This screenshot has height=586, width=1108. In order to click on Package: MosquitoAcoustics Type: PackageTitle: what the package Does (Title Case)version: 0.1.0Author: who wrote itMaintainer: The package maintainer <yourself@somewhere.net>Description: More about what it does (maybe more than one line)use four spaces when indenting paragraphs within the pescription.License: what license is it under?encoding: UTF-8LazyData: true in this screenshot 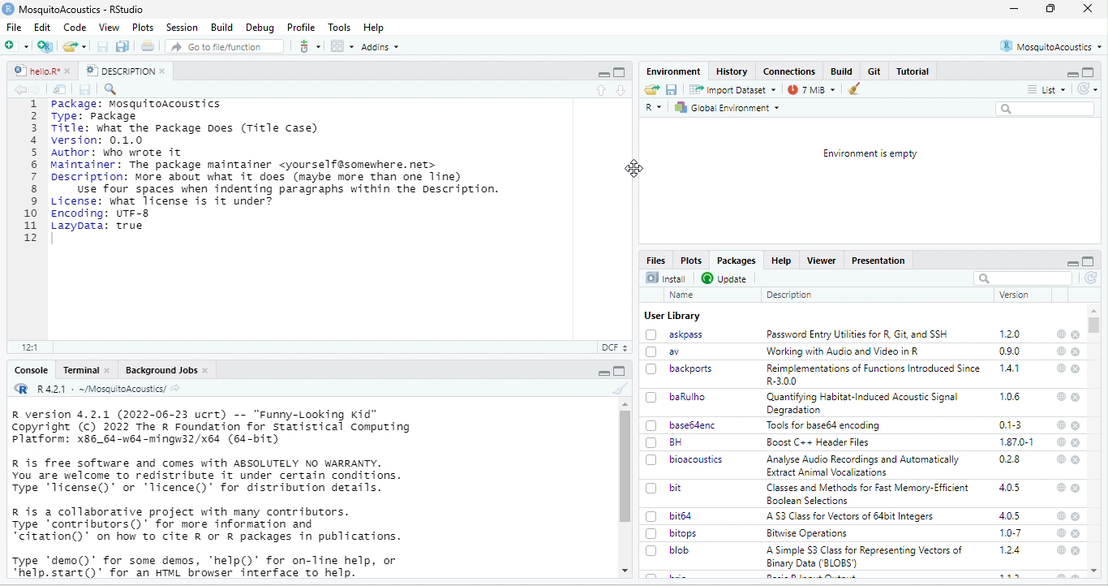, I will do `click(279, 166)`.